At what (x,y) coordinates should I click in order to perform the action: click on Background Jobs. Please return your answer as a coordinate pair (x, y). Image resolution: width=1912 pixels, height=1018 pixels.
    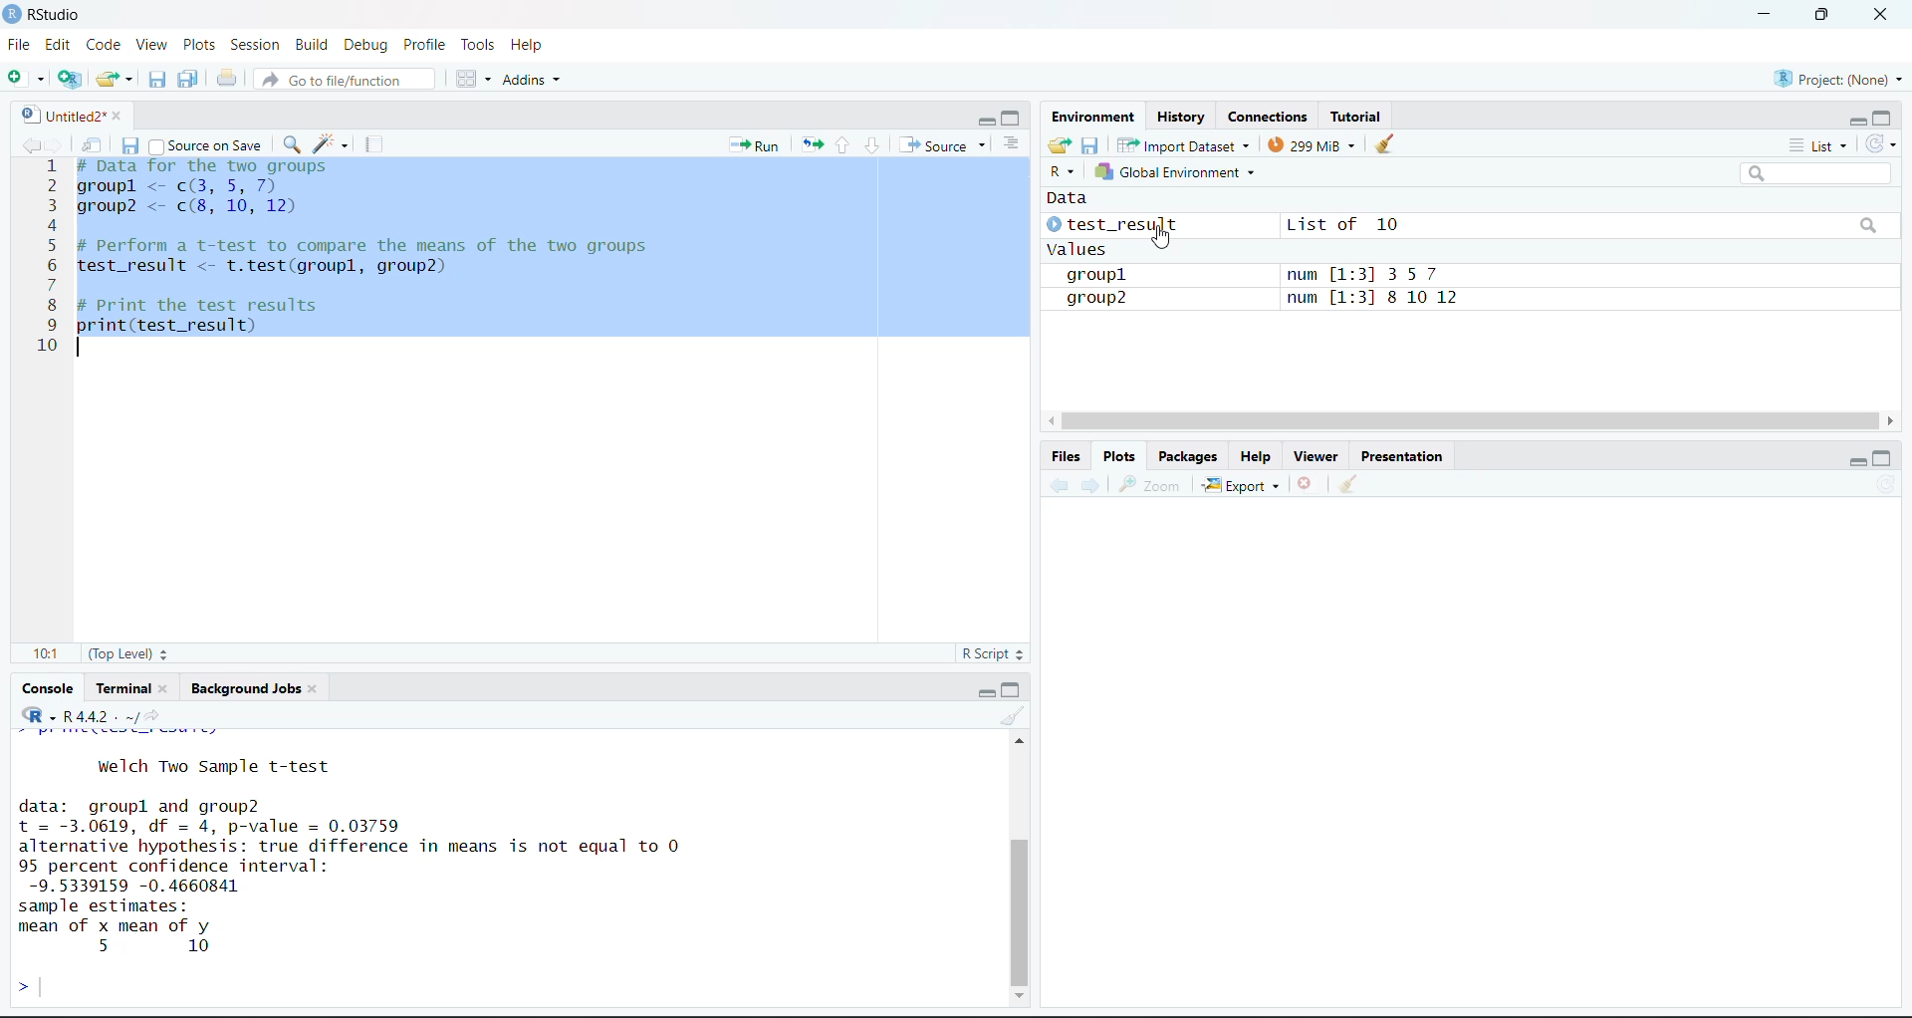
    Looking at the image, I should click on (246, 690).